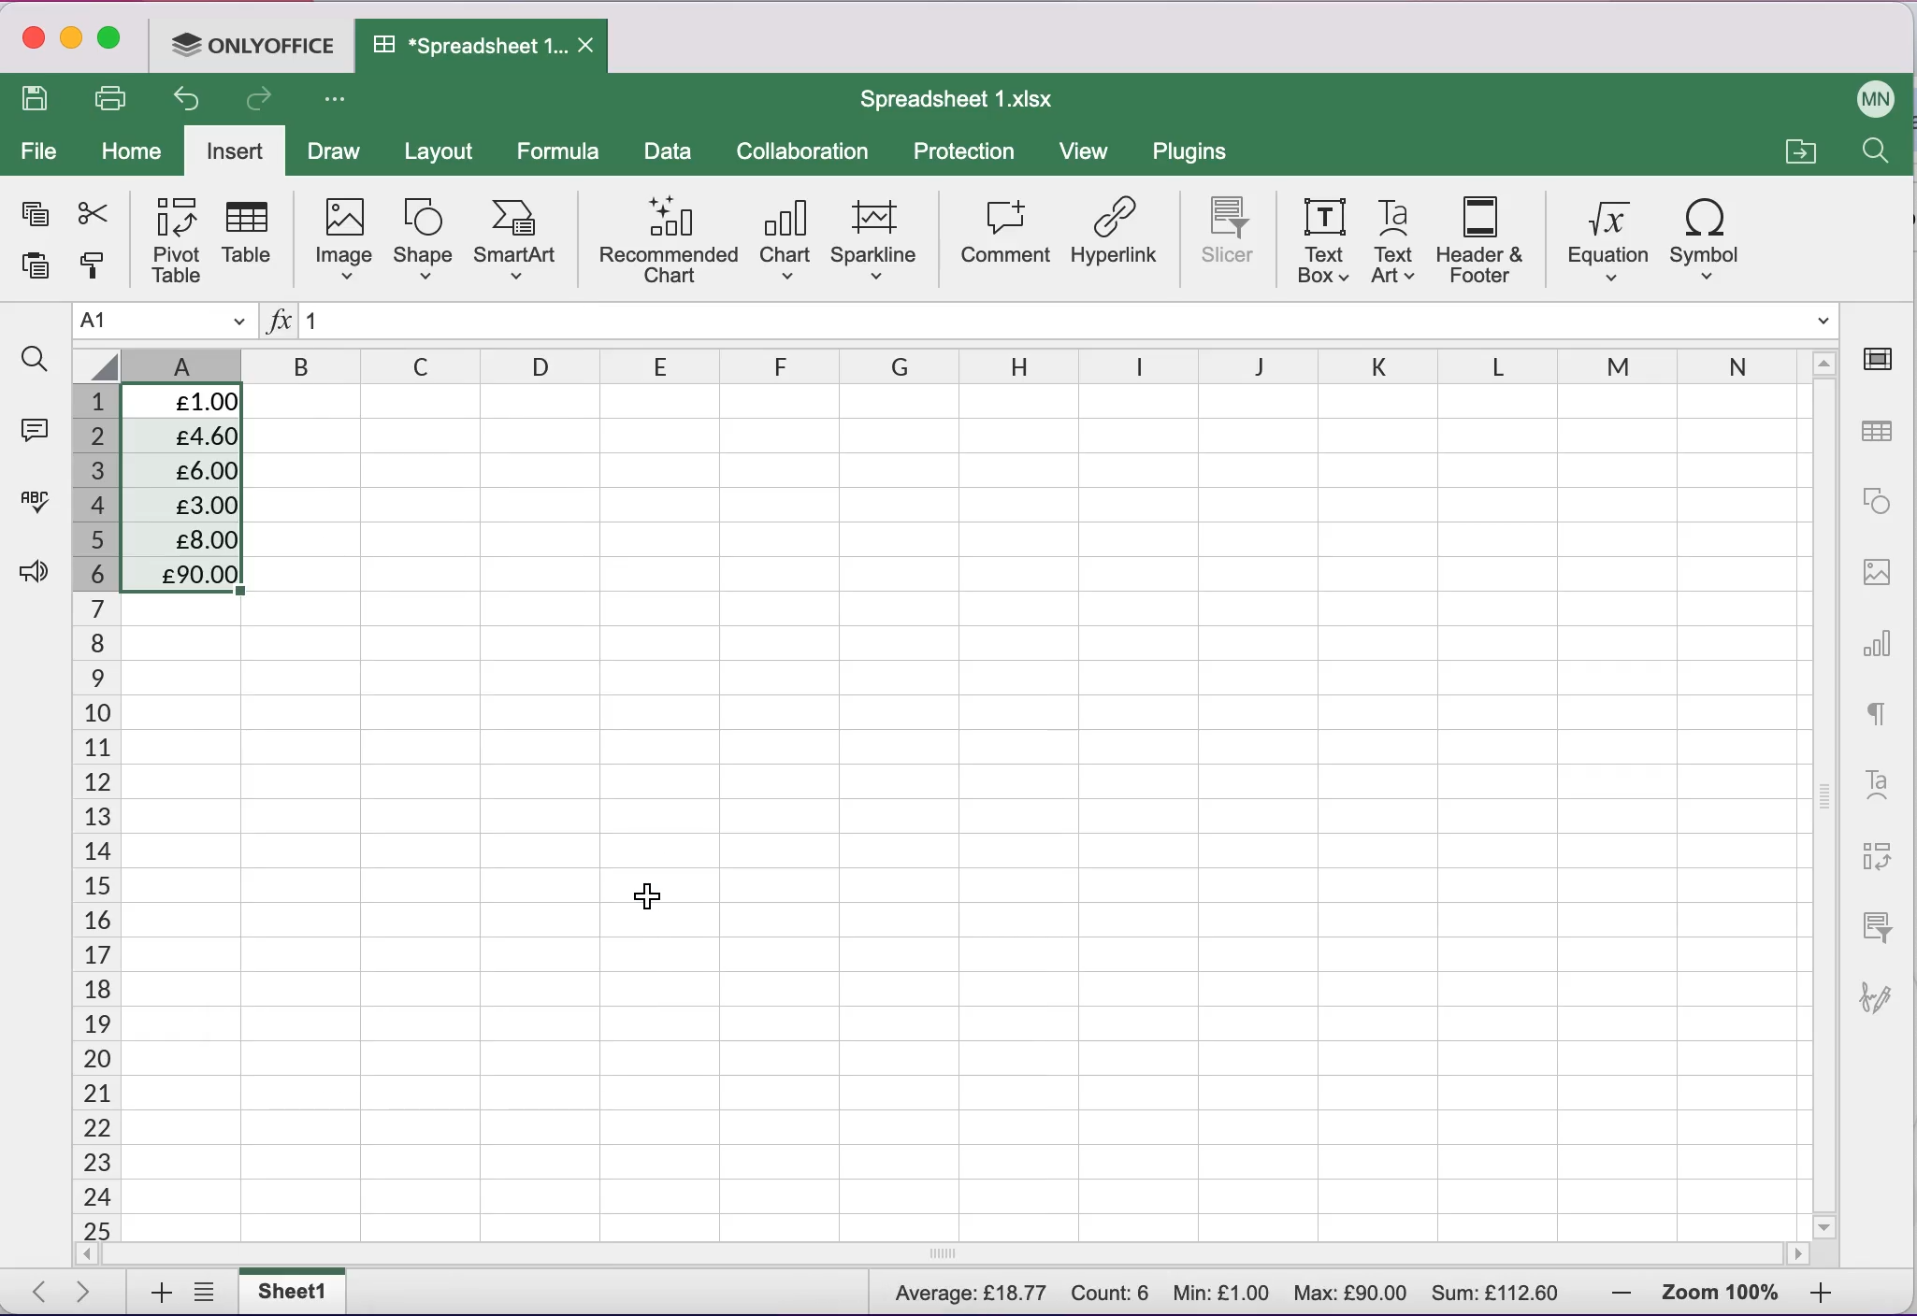 The width and height of the screenshot is (1917, 1316). What do you see at coordinates (35, 269) in the screenshot?
I see `paste` at bounding box center [35, 269].